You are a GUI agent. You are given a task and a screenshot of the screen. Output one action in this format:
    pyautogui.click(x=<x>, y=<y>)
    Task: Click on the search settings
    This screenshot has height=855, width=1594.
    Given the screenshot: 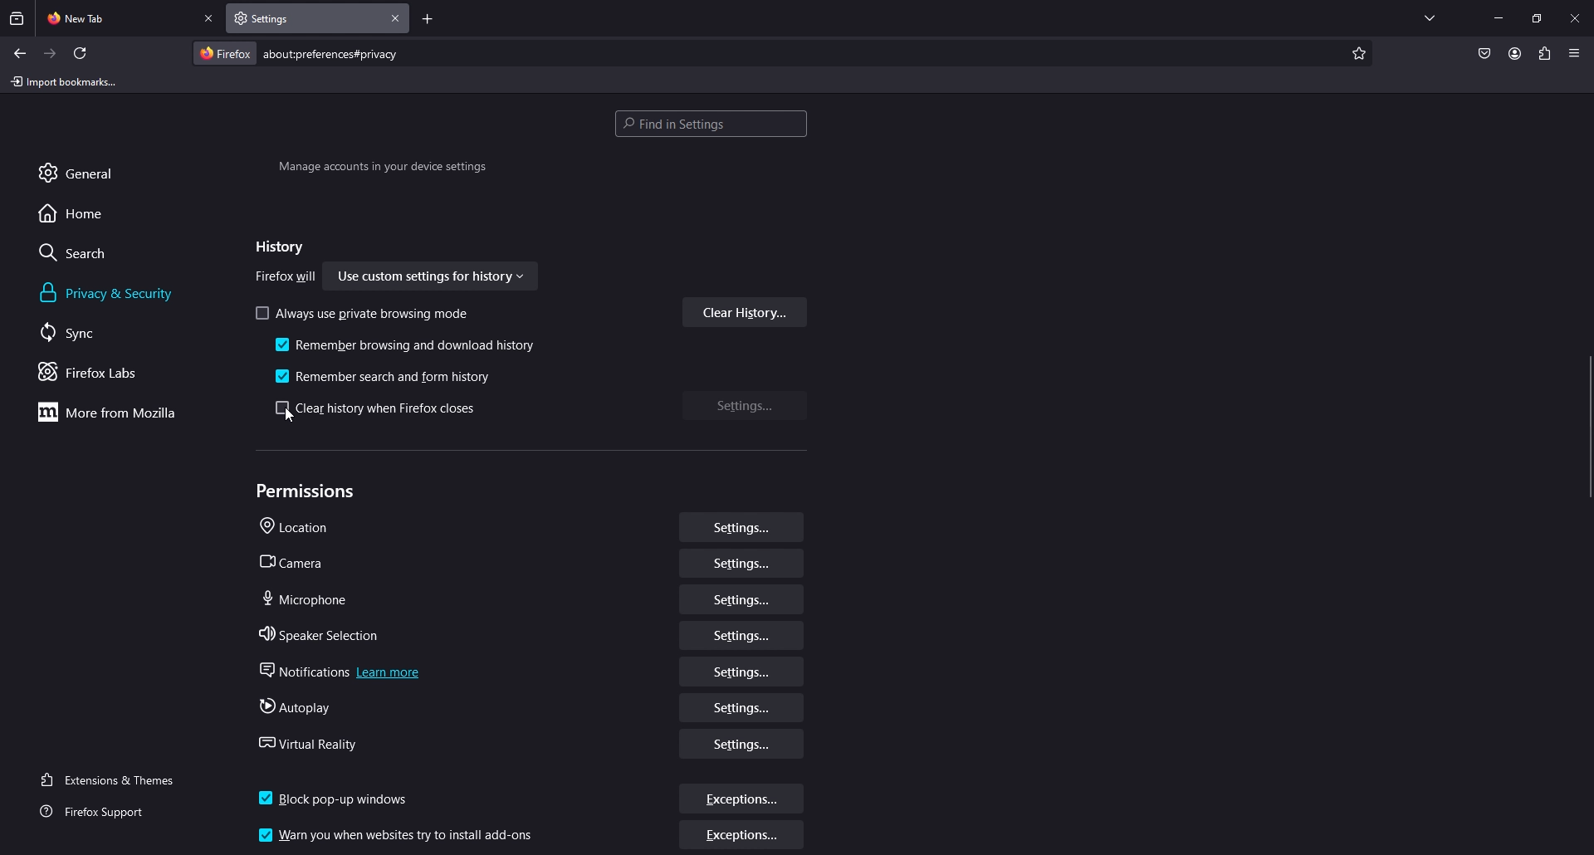 What is the action you would take?
    pyautogui.click(x=711, y=125)
    